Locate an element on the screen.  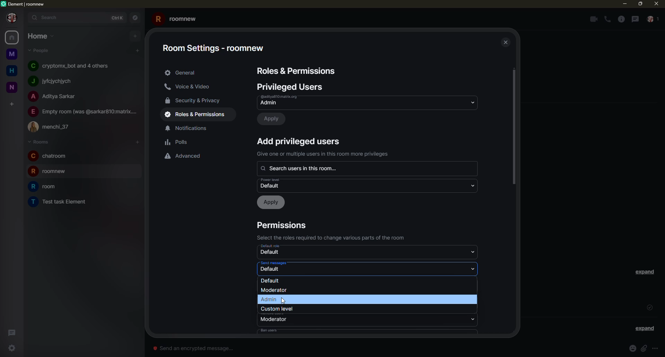
drop is located at coordinates (473, 303).